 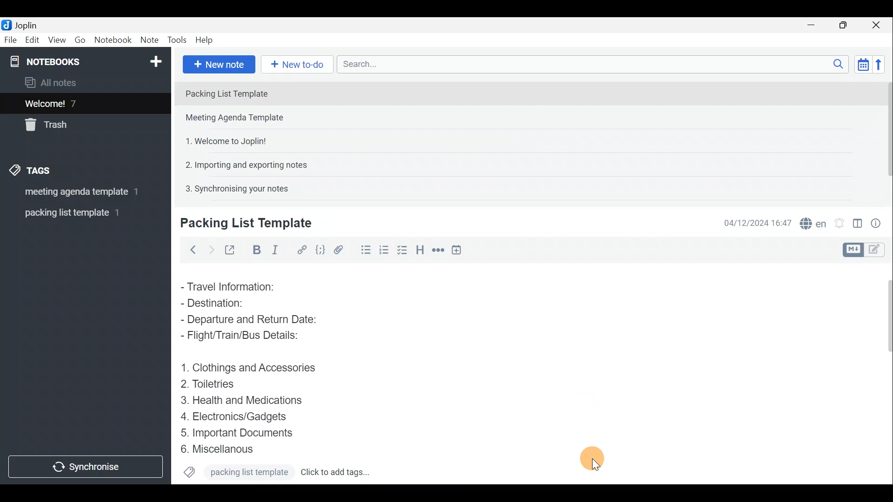 I want to click on Scroll bar, so click(x=884, y=136).